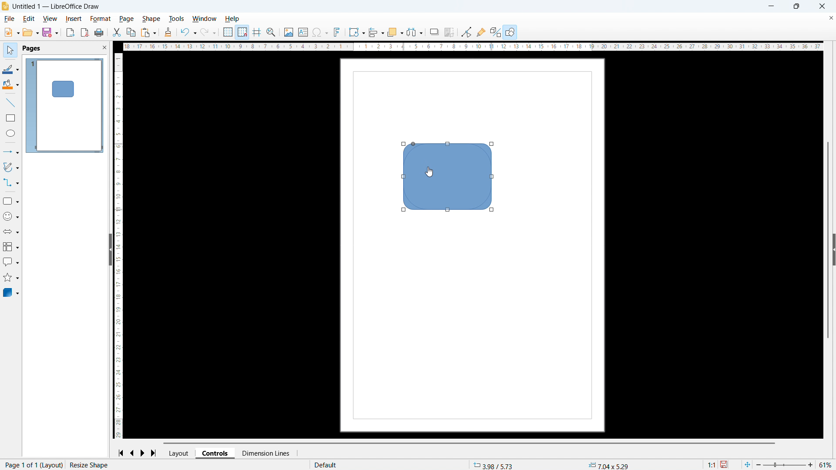  Describe the element at coordinates (9, 50) in the screenshot. I see `select ` at that location.